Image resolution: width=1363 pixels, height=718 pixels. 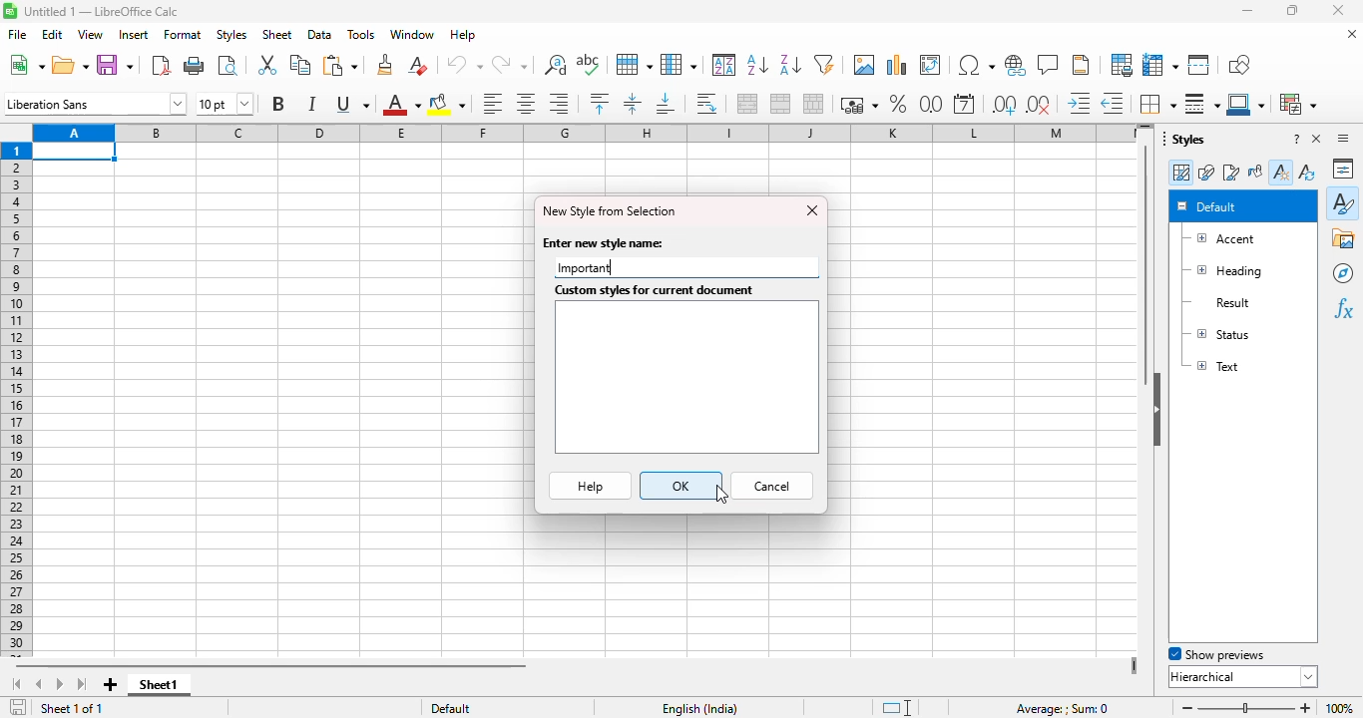 I want to click on logo, so click(x=10, y=11).